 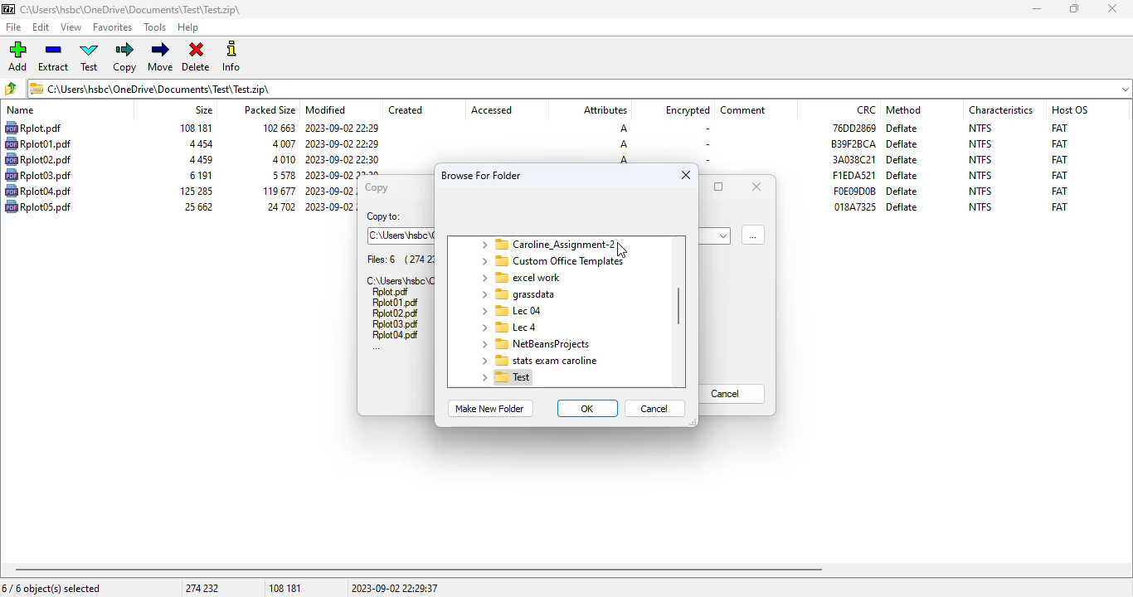 What do you see at coordinates (343, 143) in the screenshot?
I see `modified date & time` at bounding box center [343, 143].